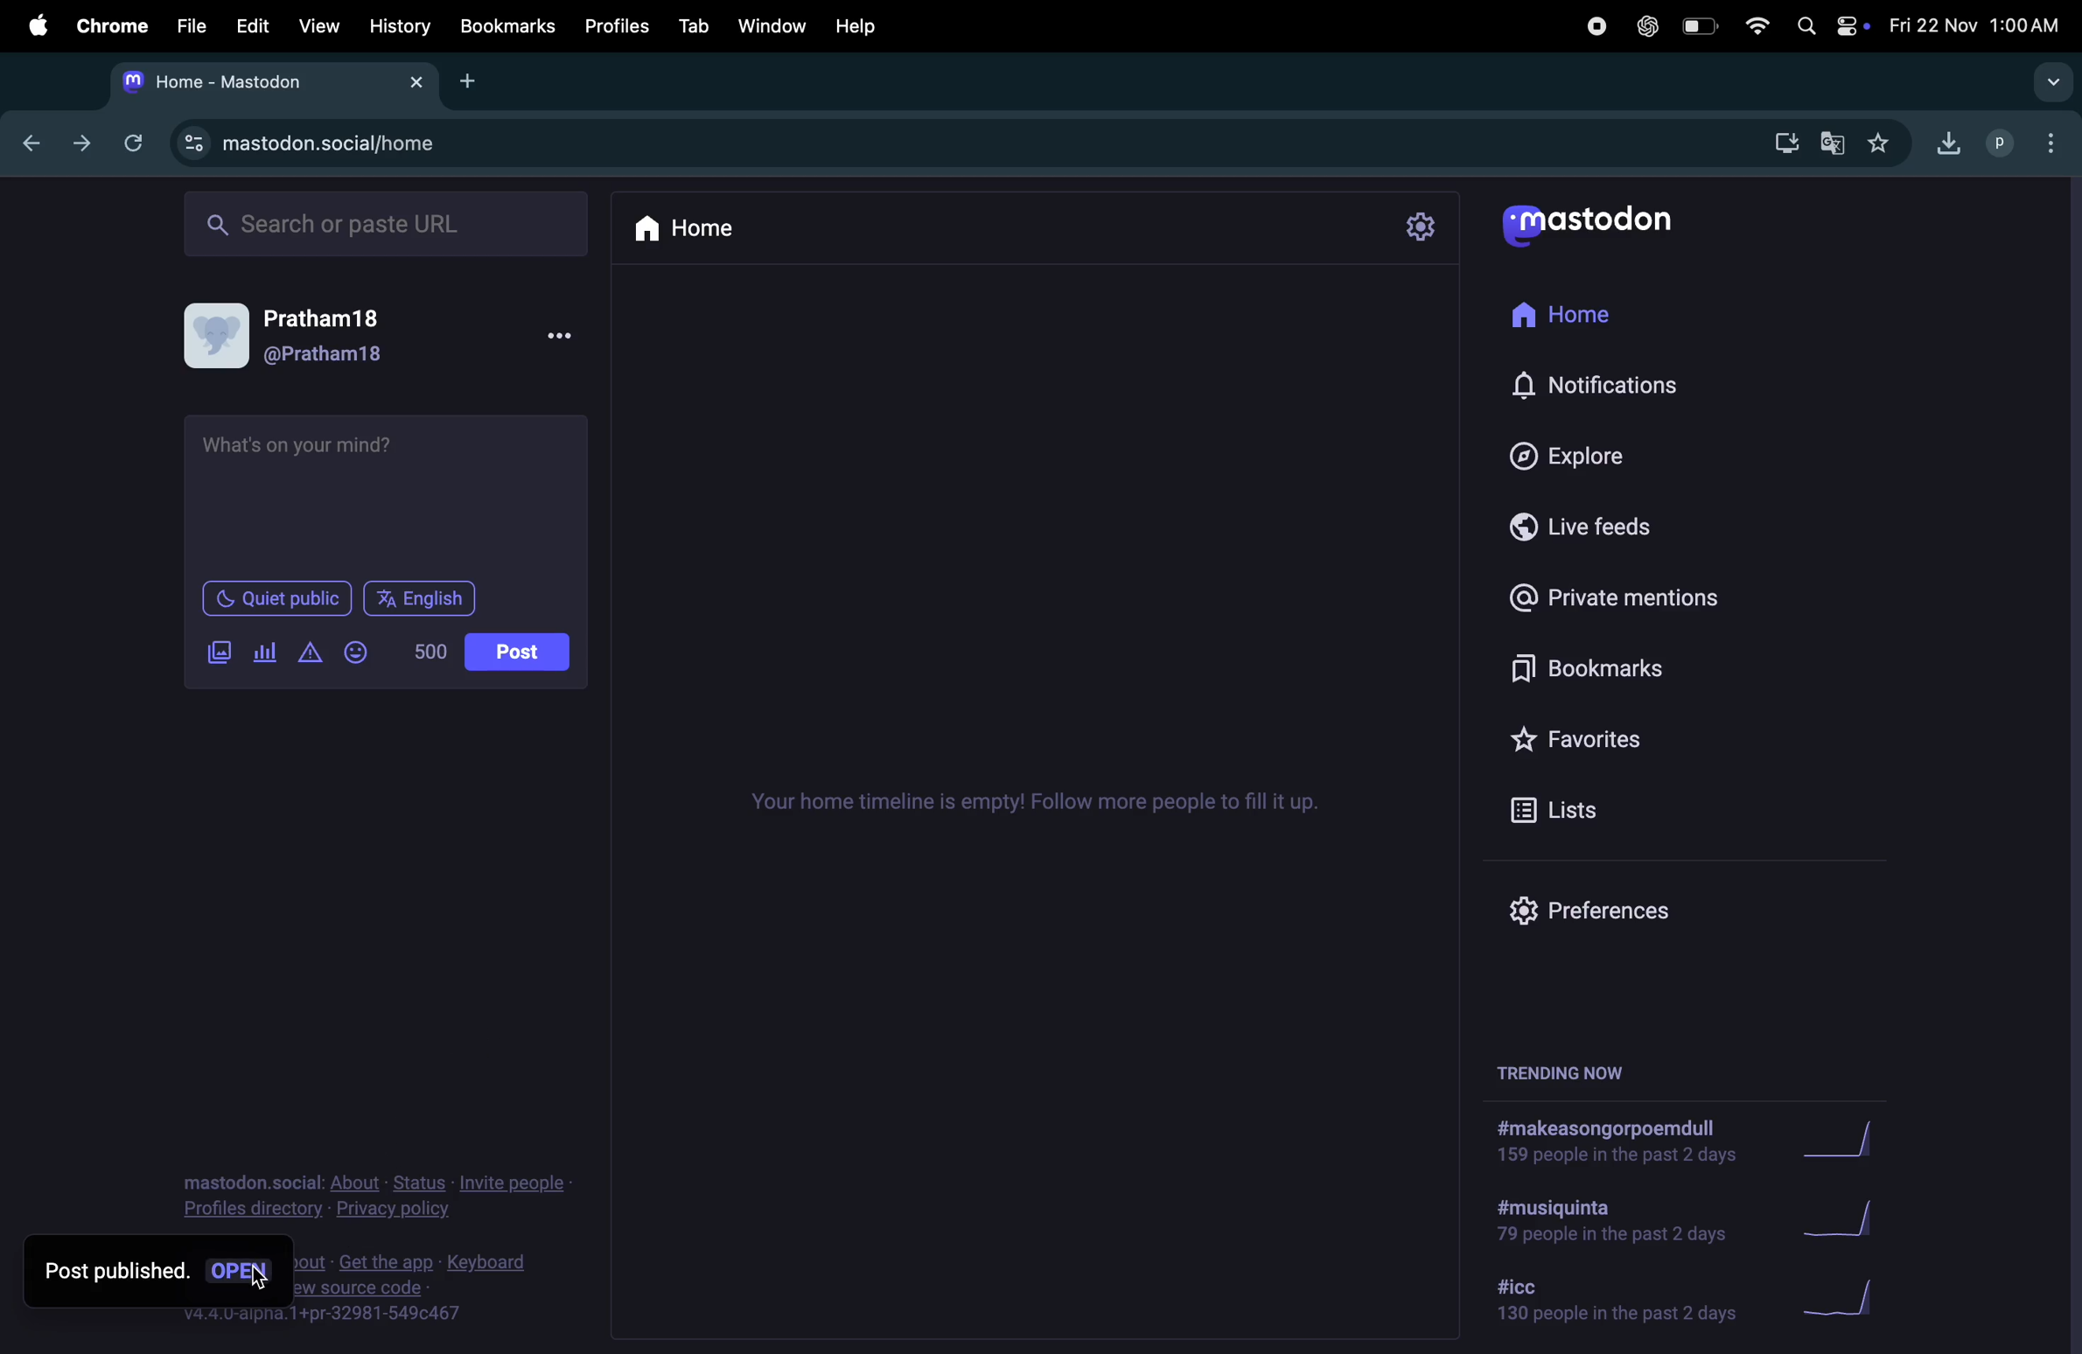 This screenshot has width=2082, height=1354. I want to click on post, so click(514, 653).